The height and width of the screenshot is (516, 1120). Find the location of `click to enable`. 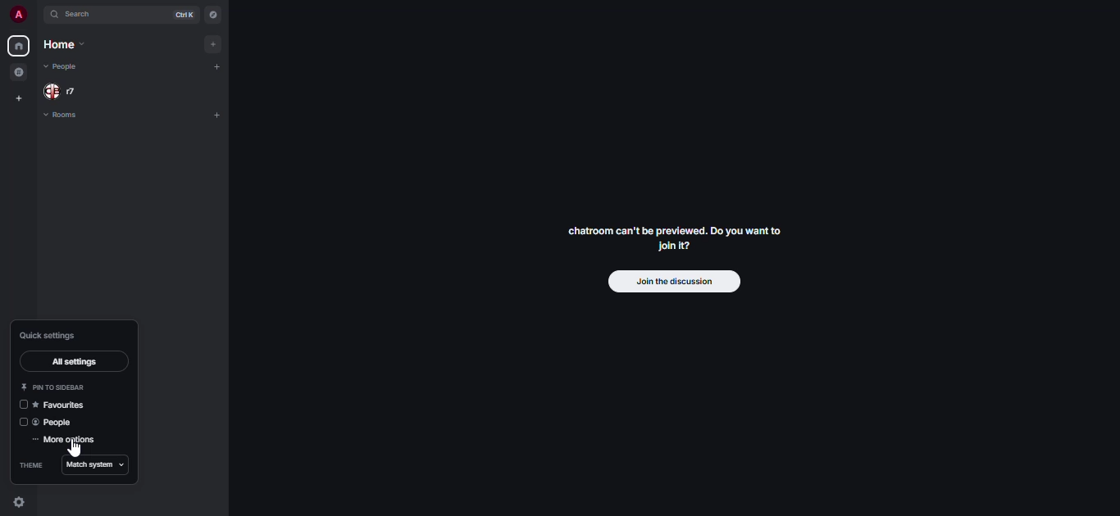

click to enable is located at coordinates (19, 406).